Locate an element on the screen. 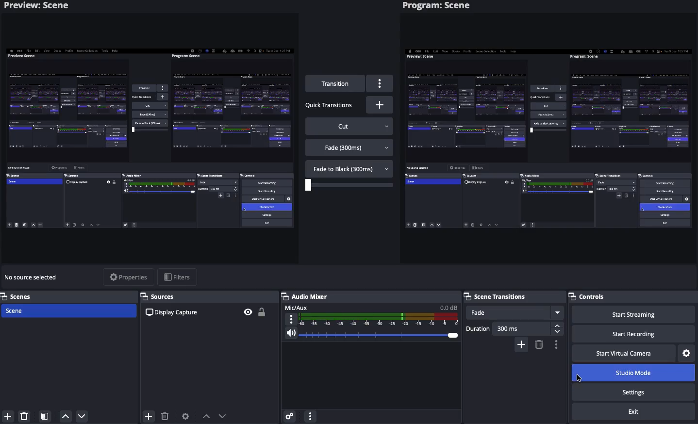  Start streaming is located at coordinates (636, 314).